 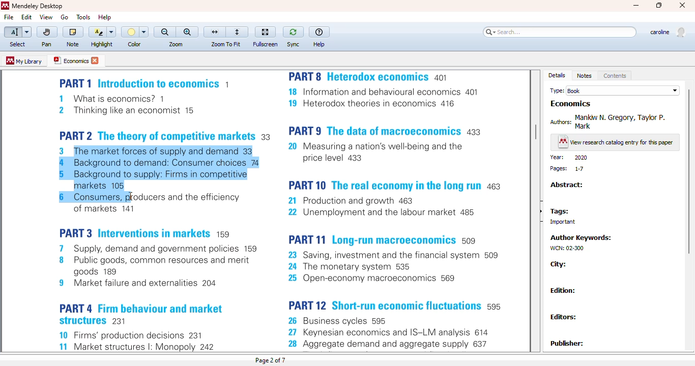 I want to click on mendeley desktop, so click(x=38, y=6).